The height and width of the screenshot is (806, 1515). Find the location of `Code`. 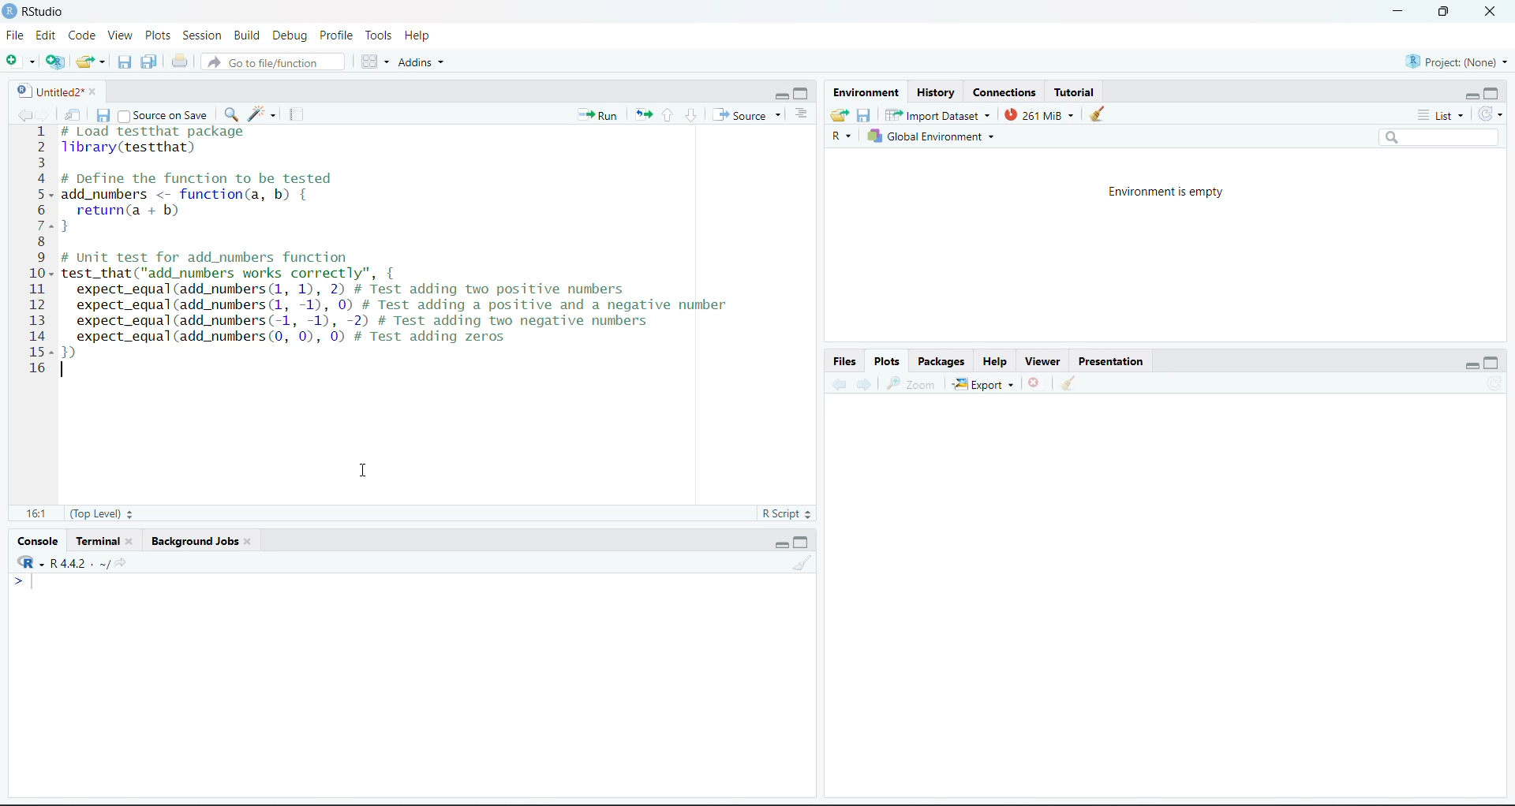

Code is located at coordinates (81, 35).